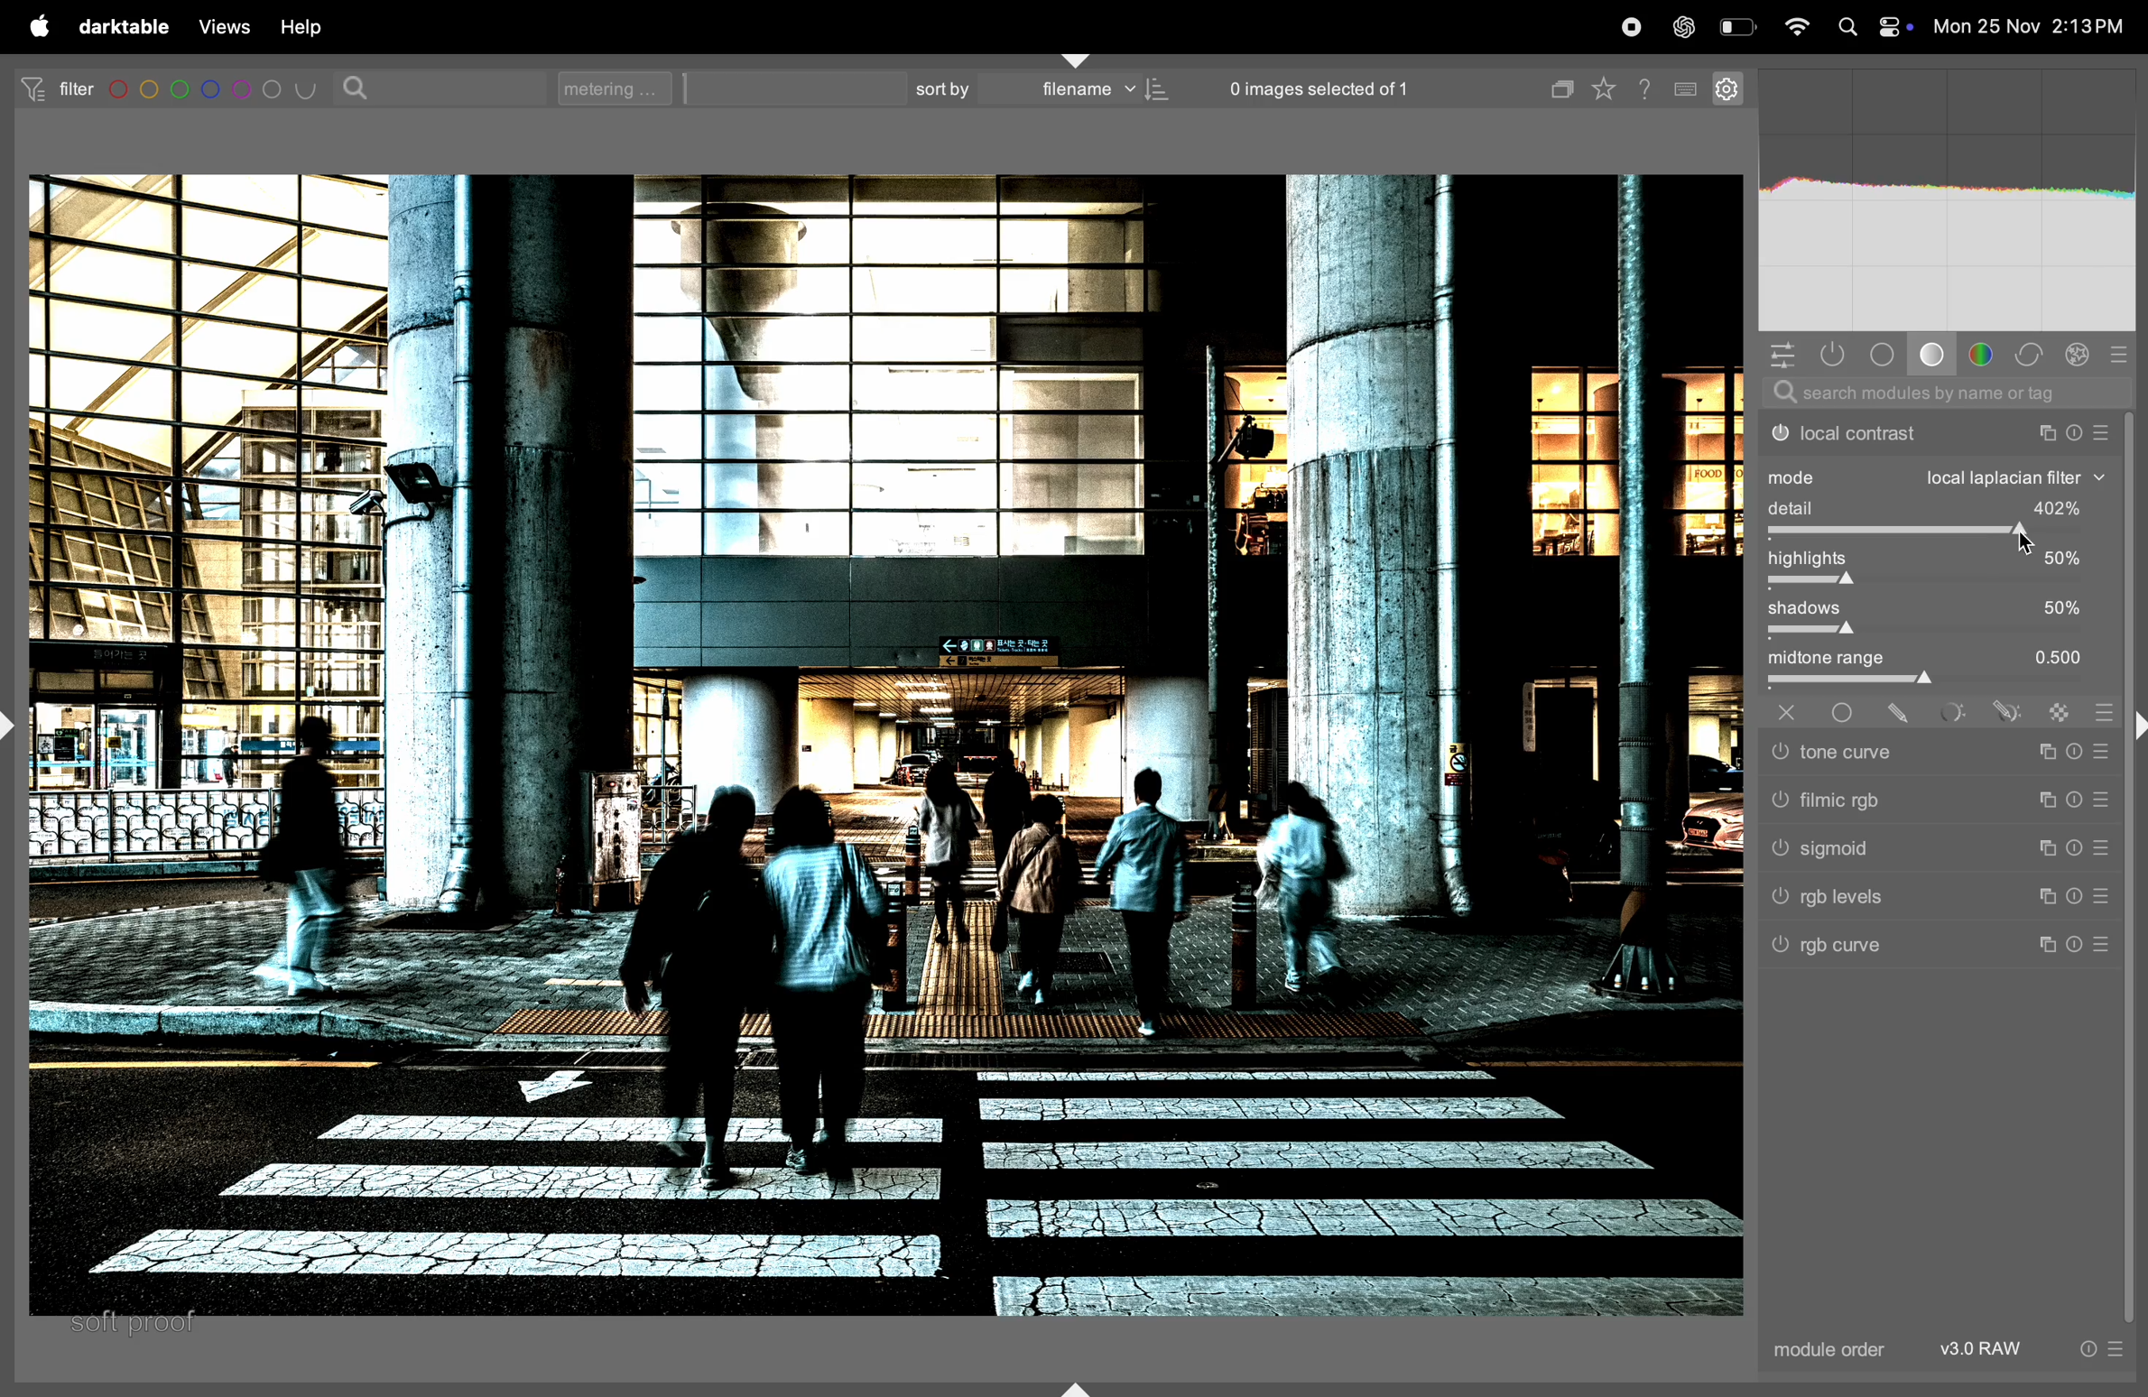 This screenshot has width=2148, height=1397. What do you see at coordinates (2076, 797) in the screenshot?
I see `reset` at bounding box center [2076, 797].